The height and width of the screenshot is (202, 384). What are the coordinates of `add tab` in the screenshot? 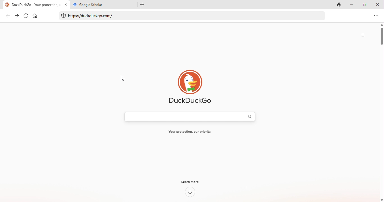 It's located at (141, 4).